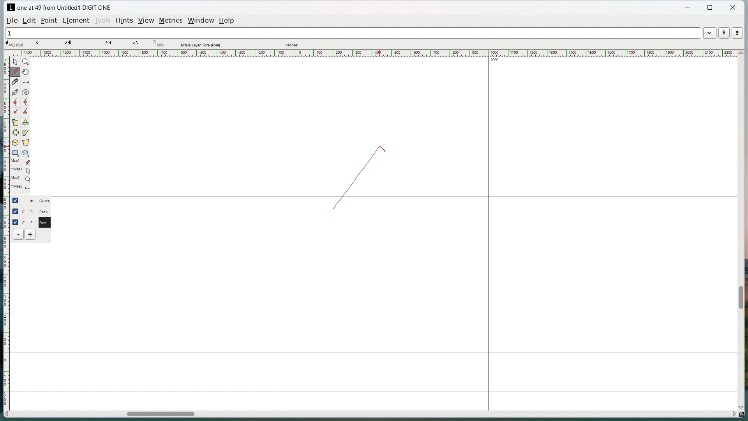 The height and width of the screenshot is (421, 748). Describe the element at coordinates (688, 8) in the screenshot. I see `minimize` at that location.